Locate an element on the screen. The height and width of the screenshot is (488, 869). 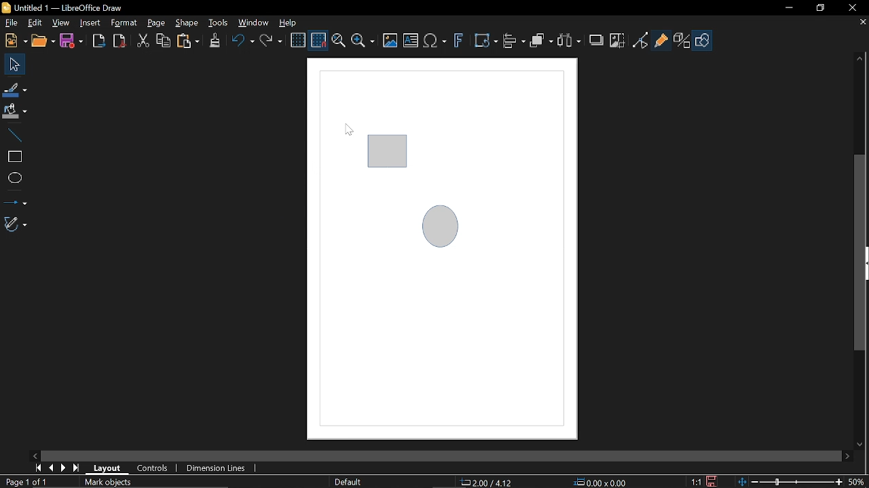
Curves and polygons is located at coordinates (14, 223).